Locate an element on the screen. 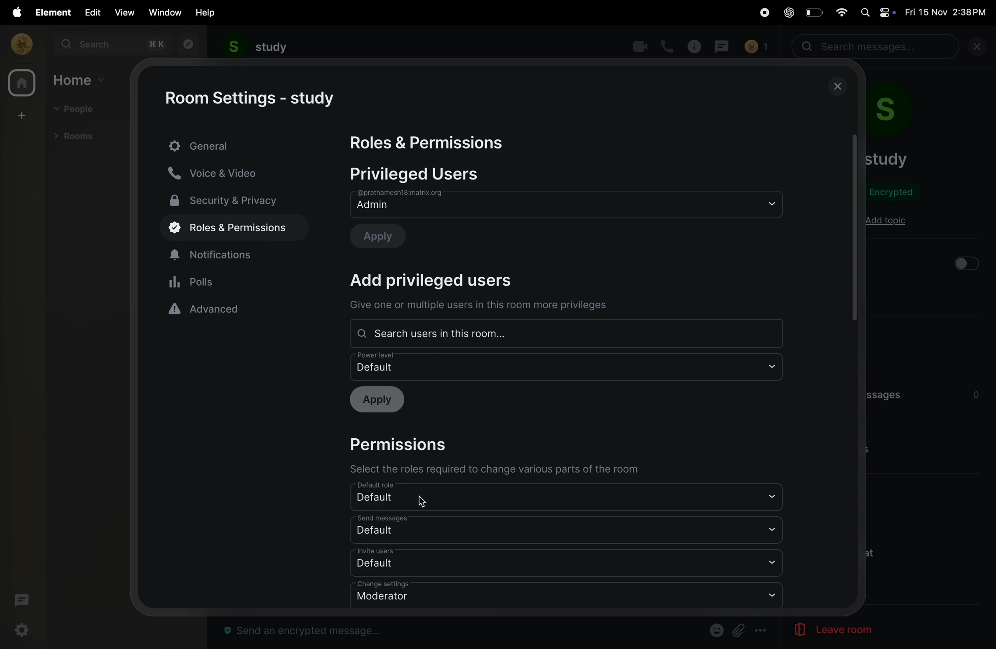 This screenshot has width=996, height=649. encrypted is located at coordinates (896, 194).